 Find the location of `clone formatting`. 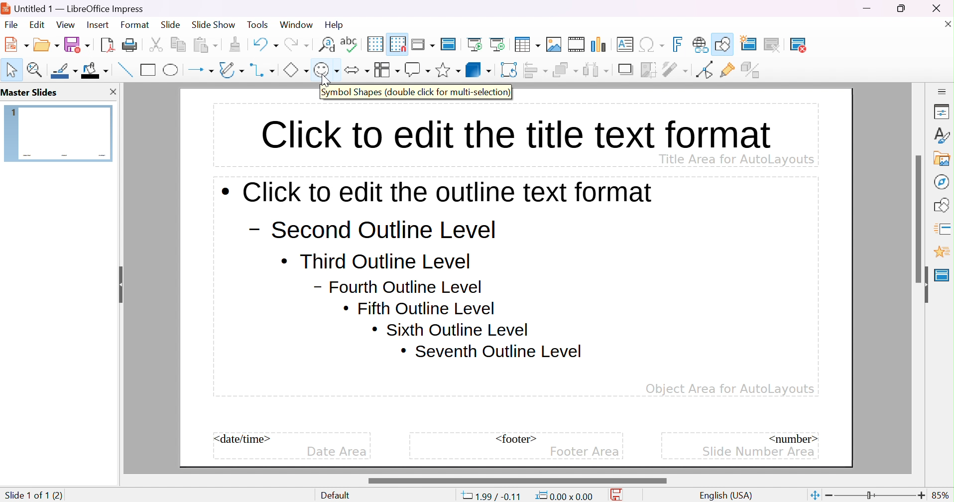

clone formatting is located at coordinates (235, 44).